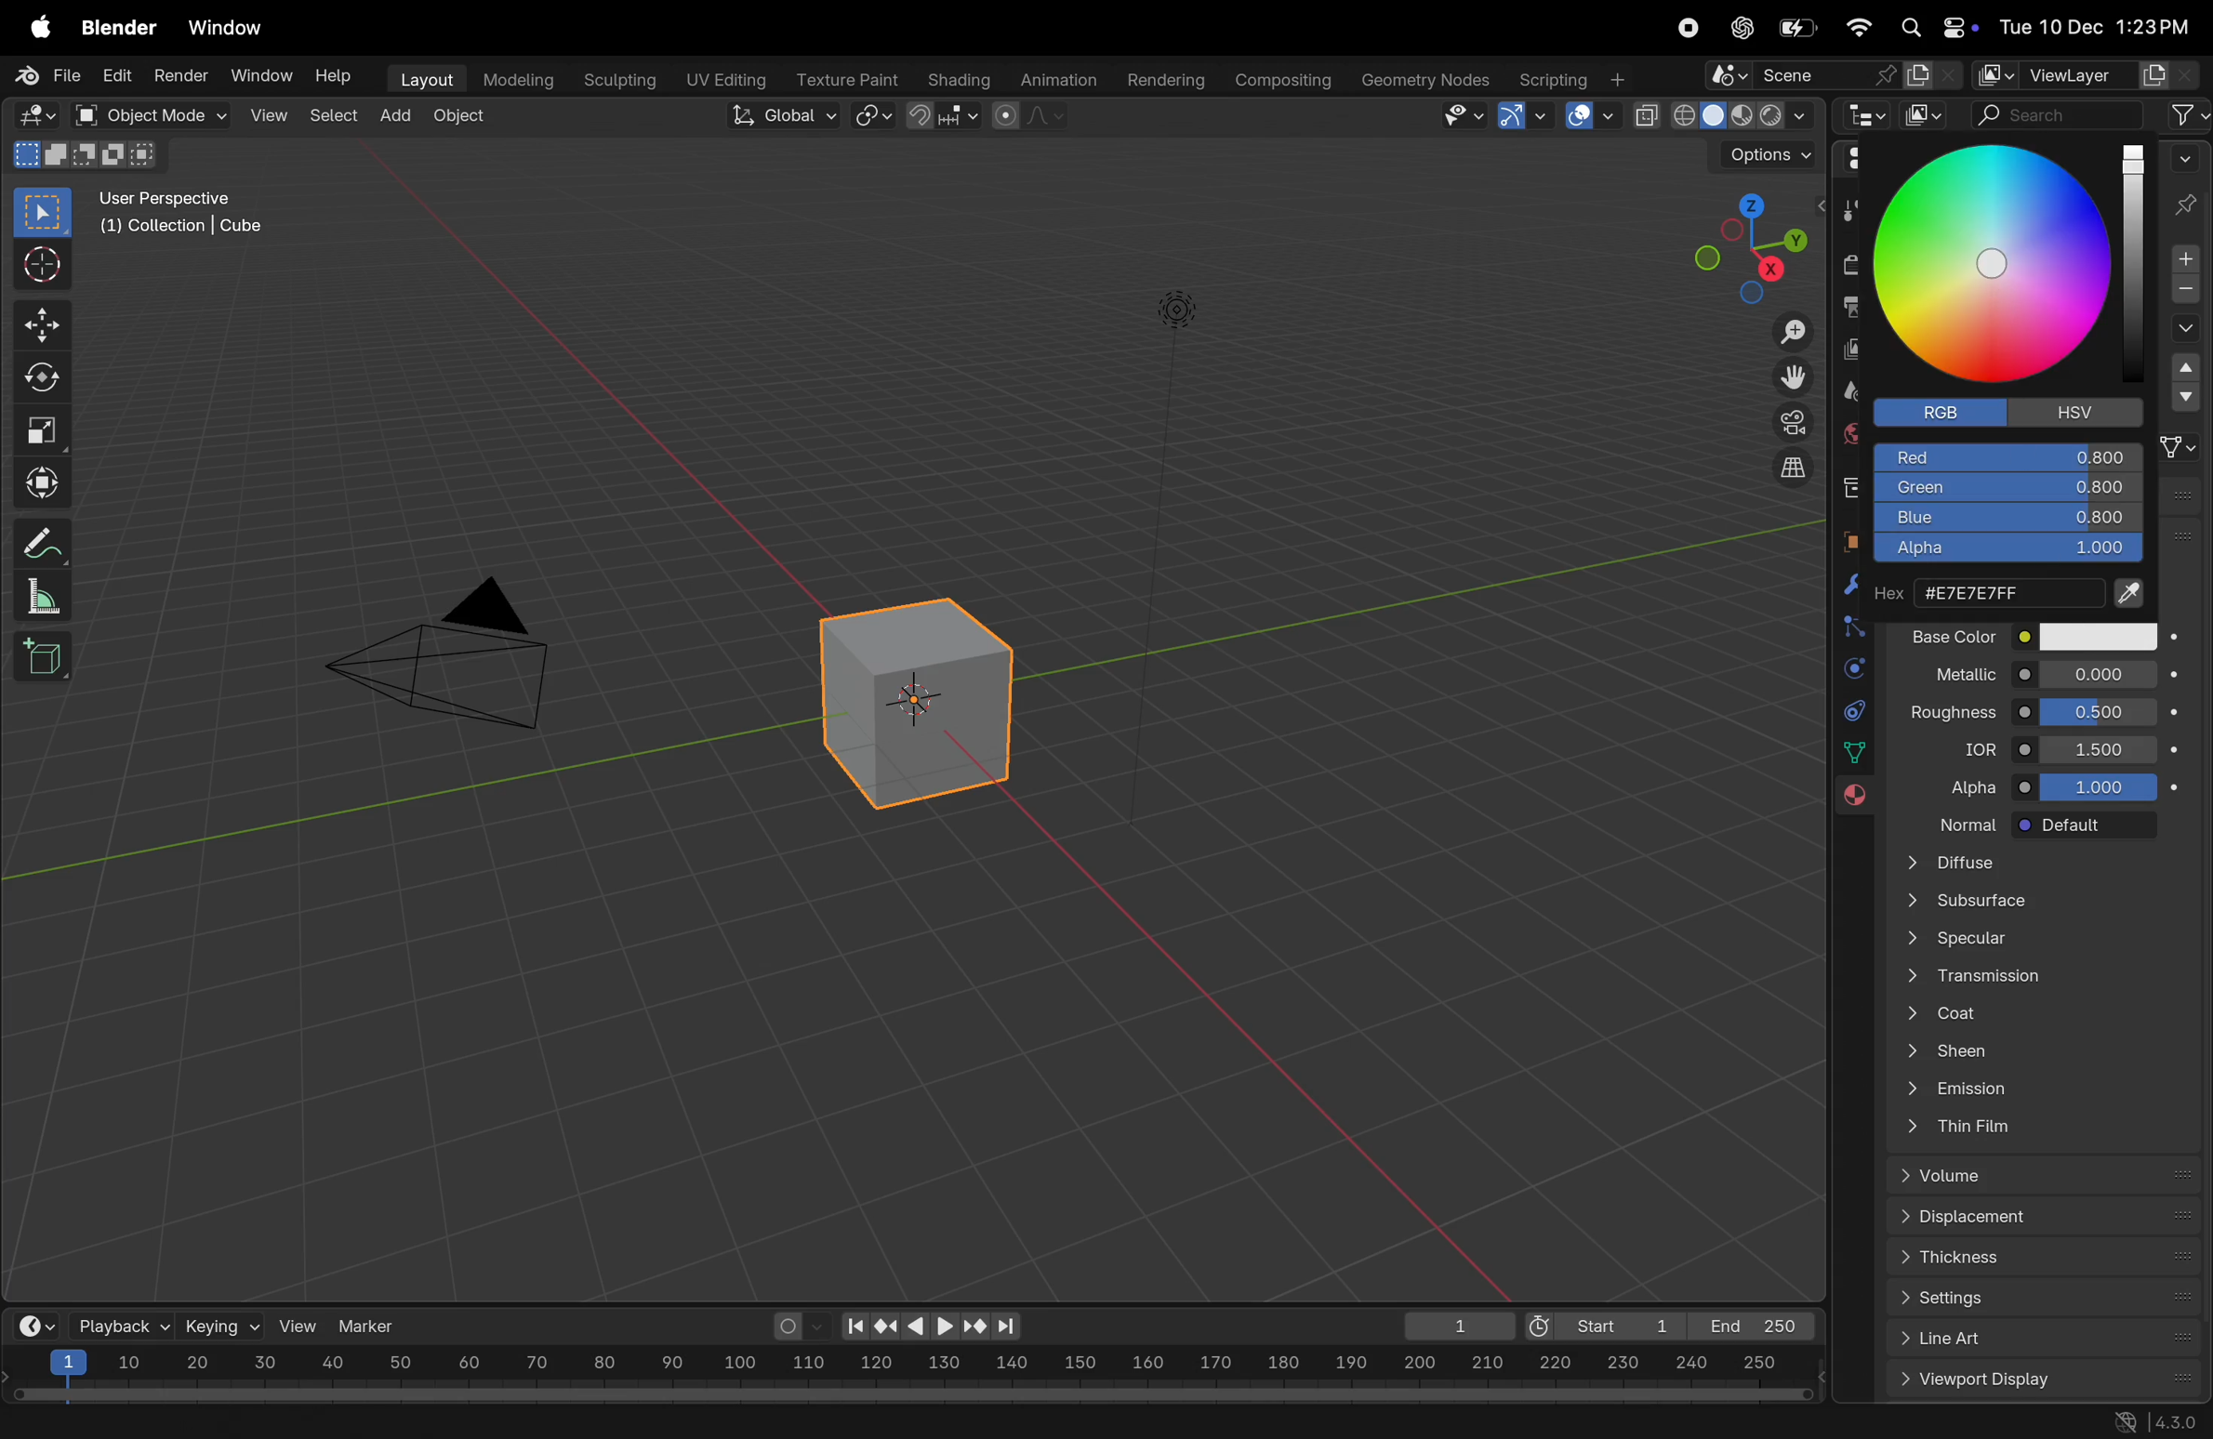 The image size is (2213, 1439). What do you see at coordinates (1849, 484) in the screenshot?
I see `collection` at bounding box center [1849, 484].